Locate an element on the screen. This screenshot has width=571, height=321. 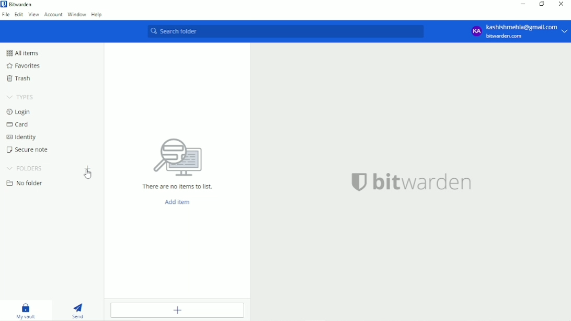
Window is located at coordinates (77, 15).